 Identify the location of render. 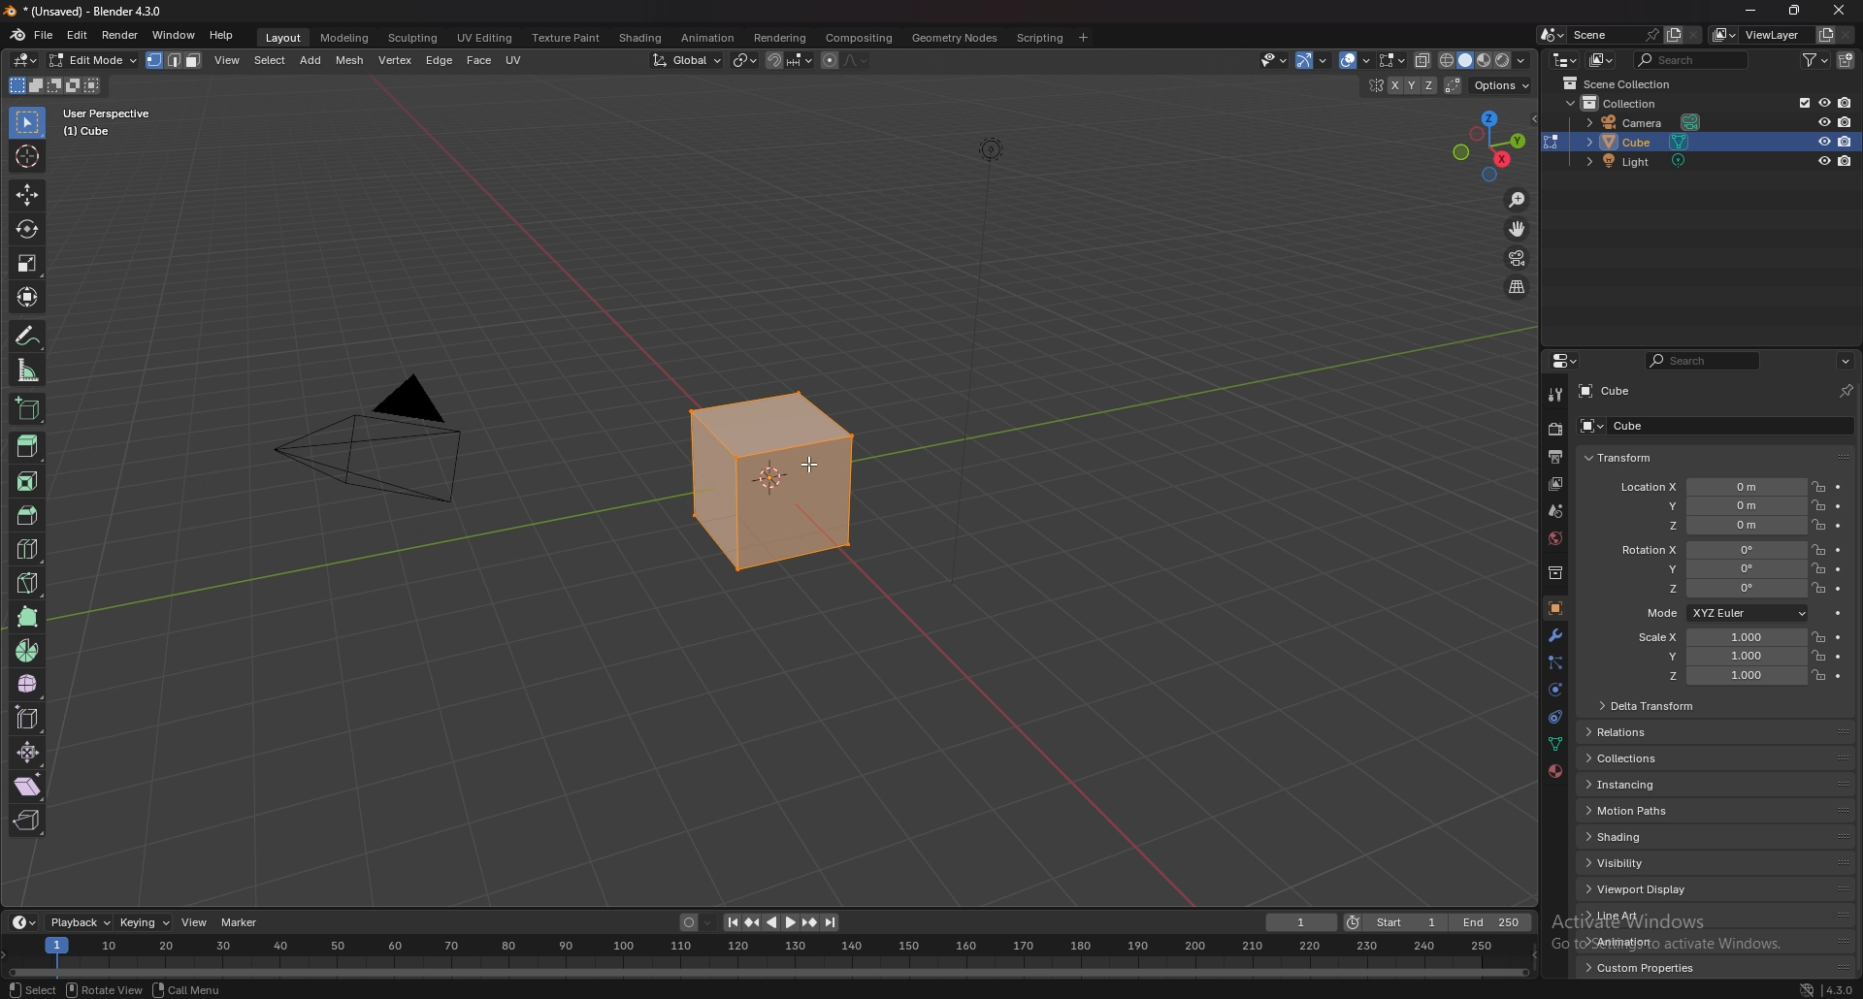
(119, 35).